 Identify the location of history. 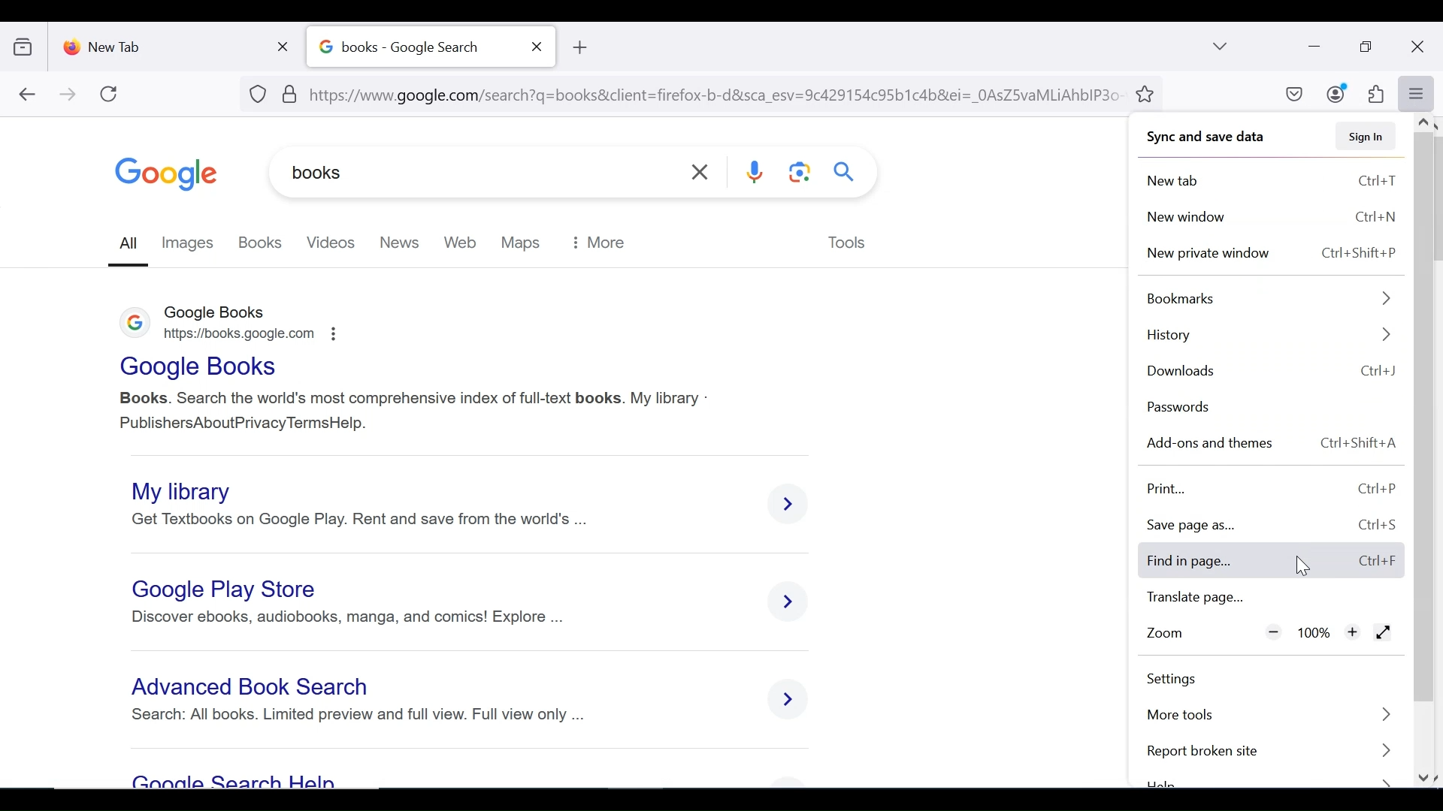
(1271, 334).